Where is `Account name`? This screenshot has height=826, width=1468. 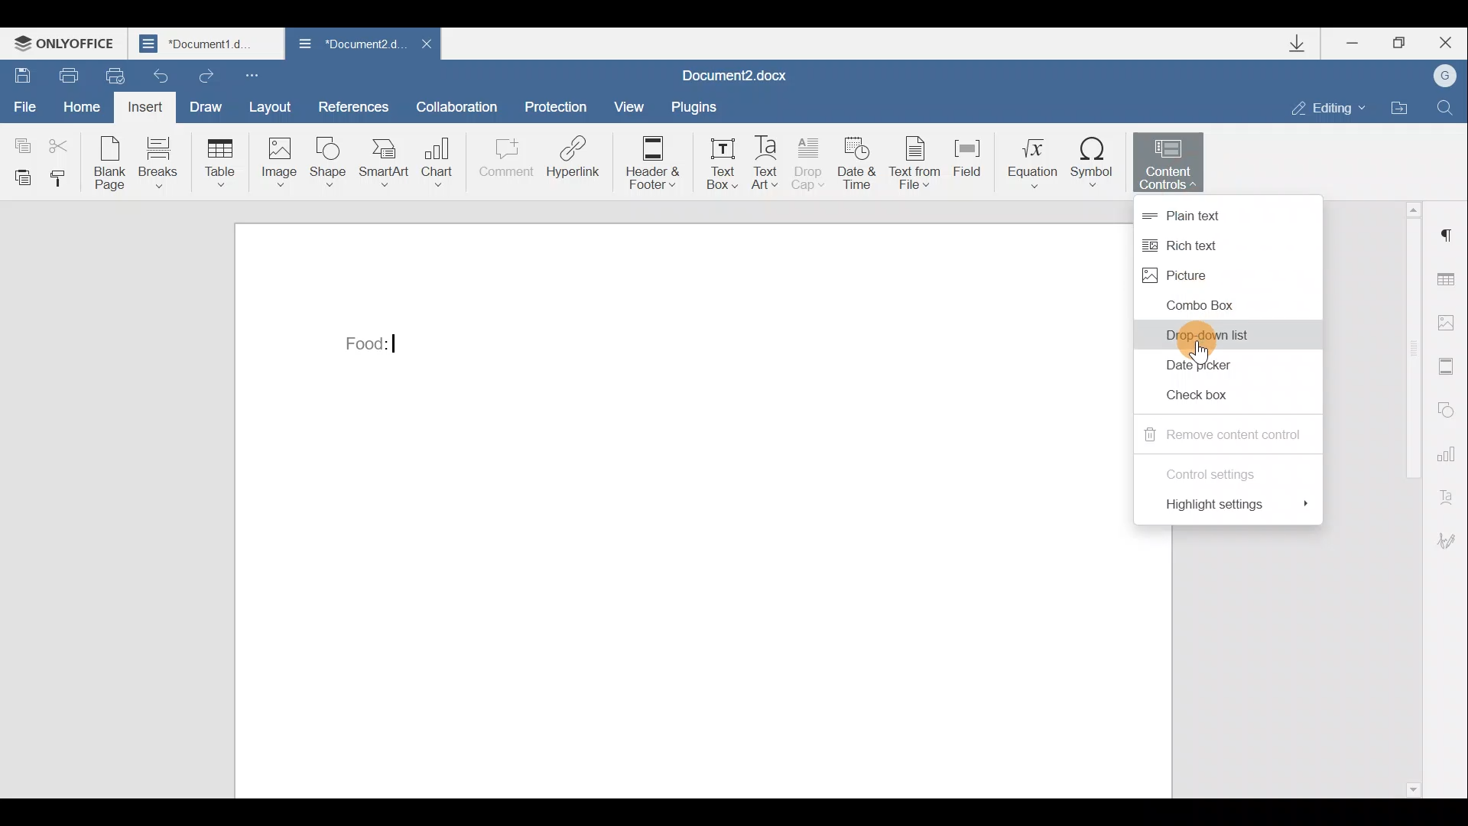
Account name is located at coordinates (1440, 76).